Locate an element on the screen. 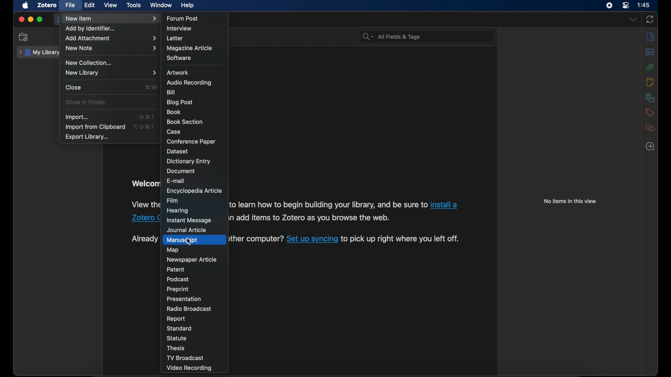  dictionary entry is located at coordinates (189, 161).